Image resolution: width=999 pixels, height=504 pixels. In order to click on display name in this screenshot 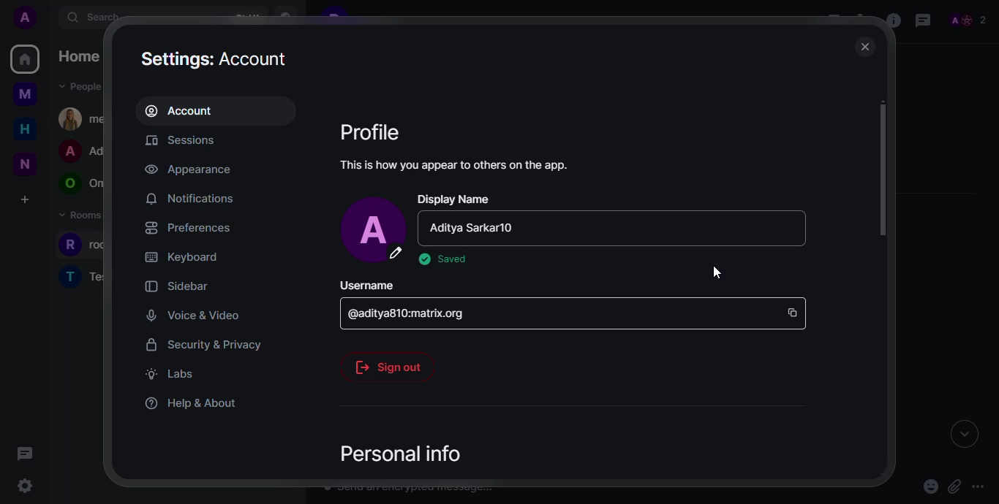, I will do `click(455, 199)`.